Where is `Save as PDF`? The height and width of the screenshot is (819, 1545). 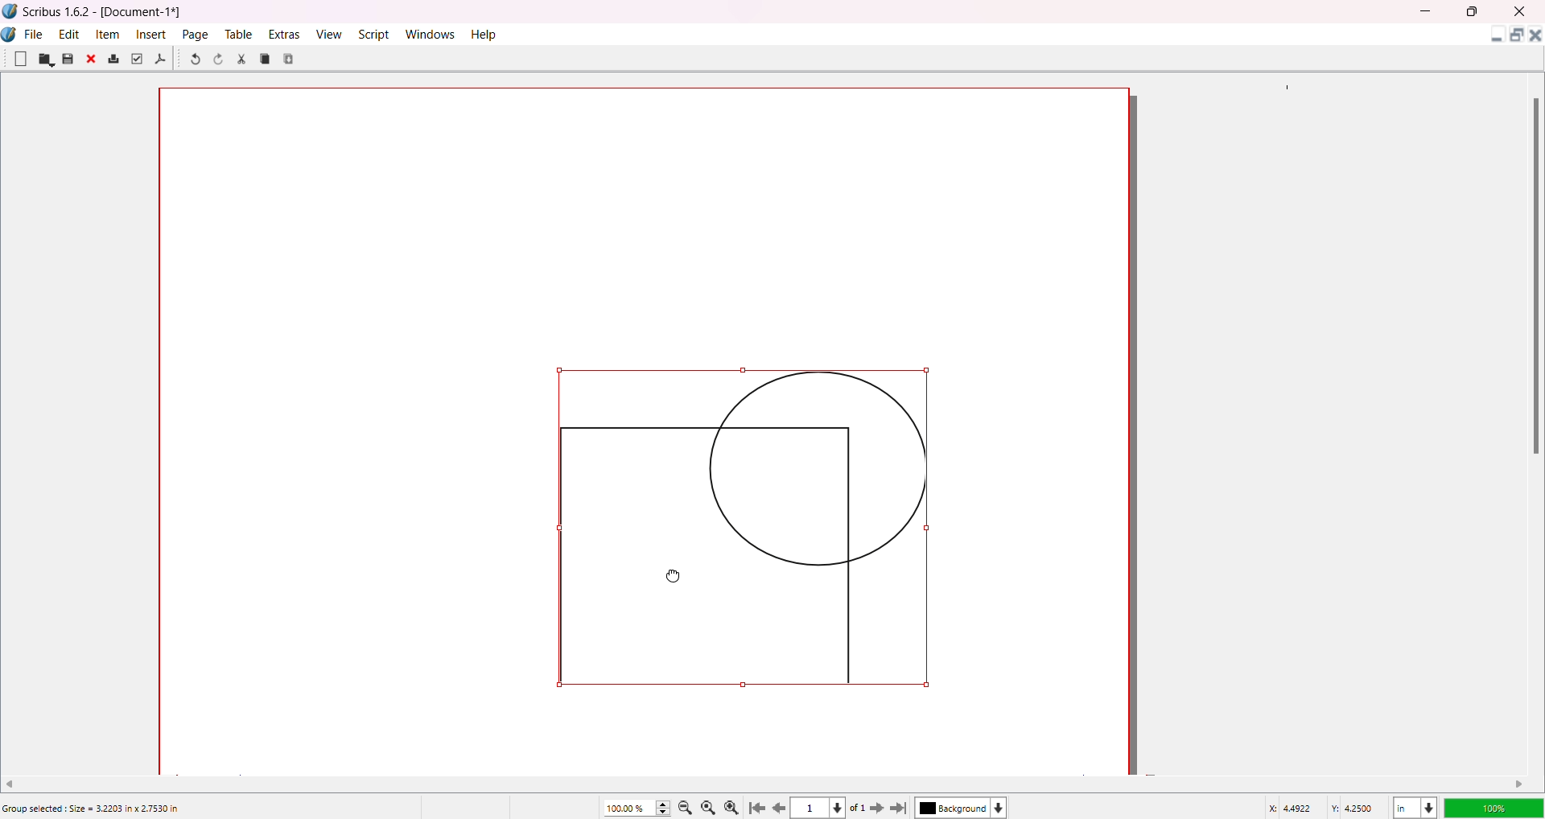 Save as PDF is located at coordinates (161, 60).